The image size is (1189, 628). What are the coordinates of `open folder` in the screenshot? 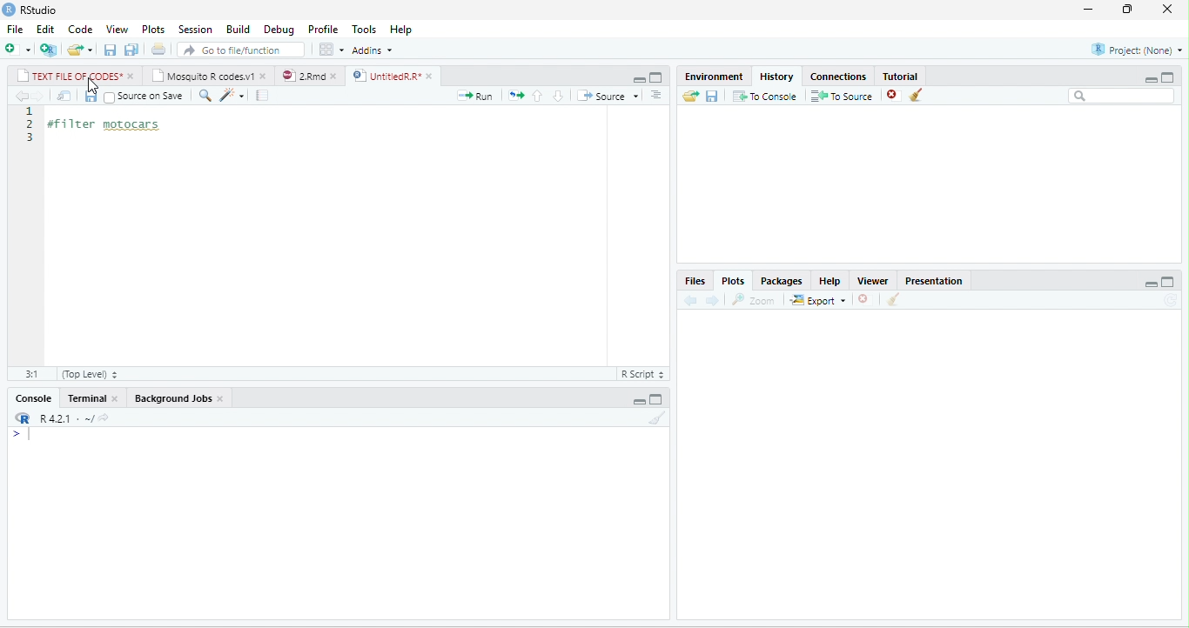 It's located at (690, 96).